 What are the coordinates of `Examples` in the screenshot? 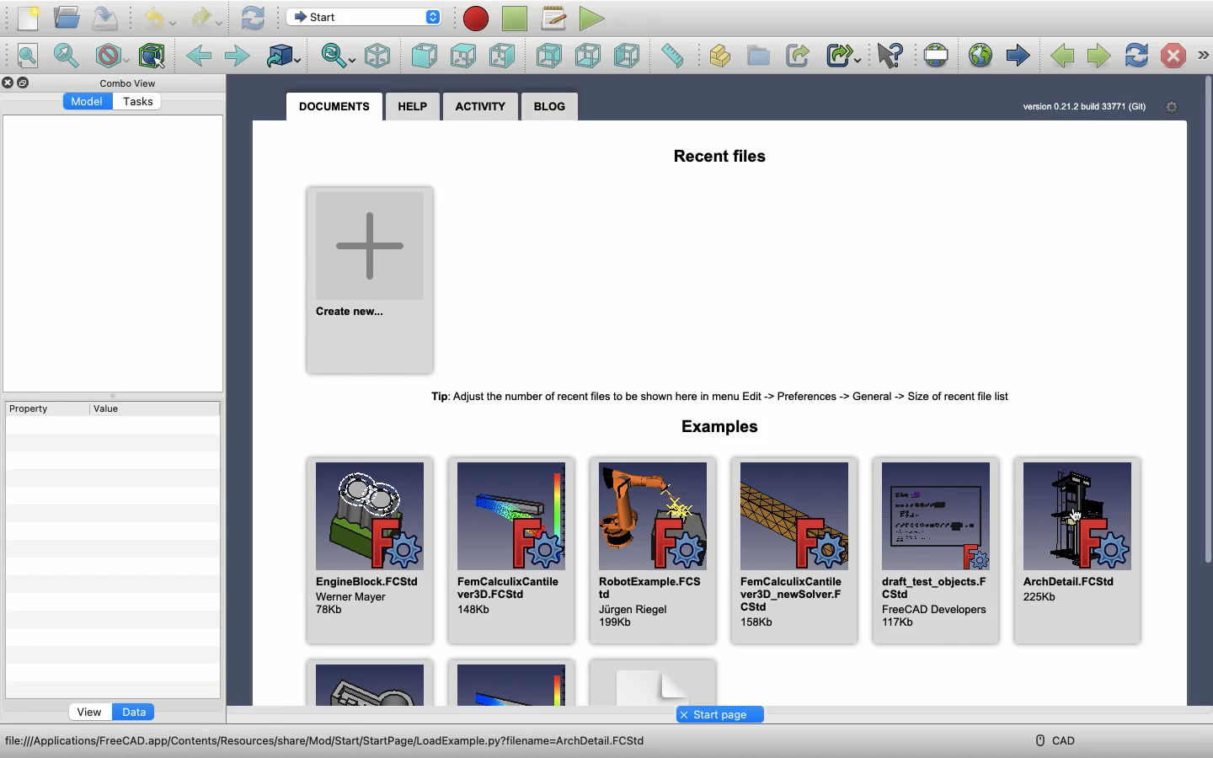 It's located at (725, 424).